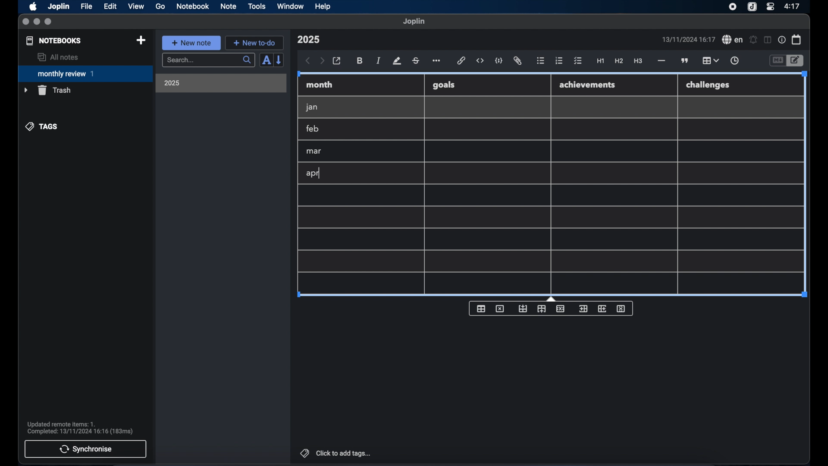 This screenshot has width=828, height=466. I want to click on sort order field, so click(266, 60).